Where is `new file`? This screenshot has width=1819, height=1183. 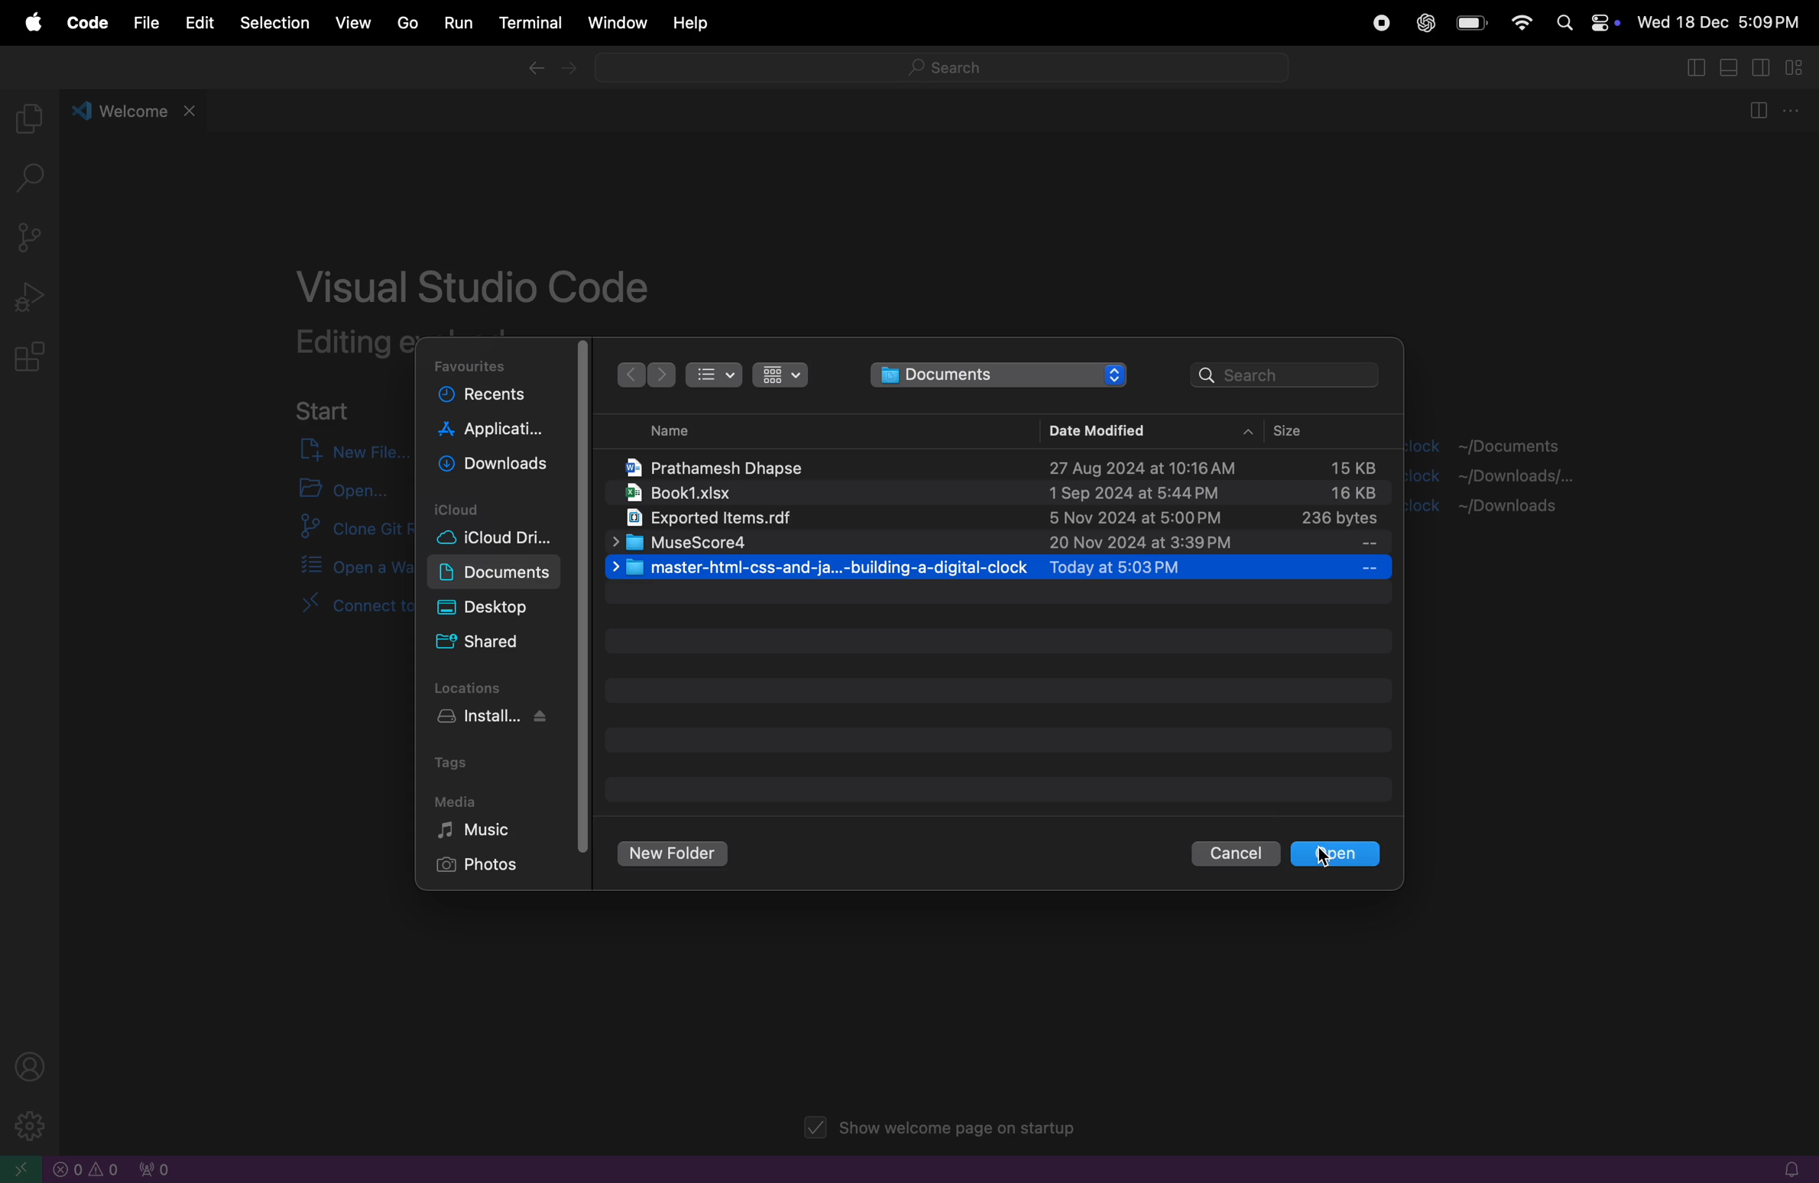 new file is located at coordinates (342, 450).